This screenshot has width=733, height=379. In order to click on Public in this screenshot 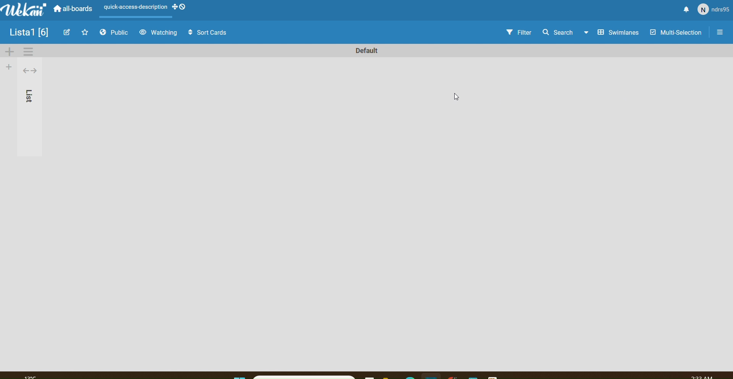, I will do `click(115, 32)`.